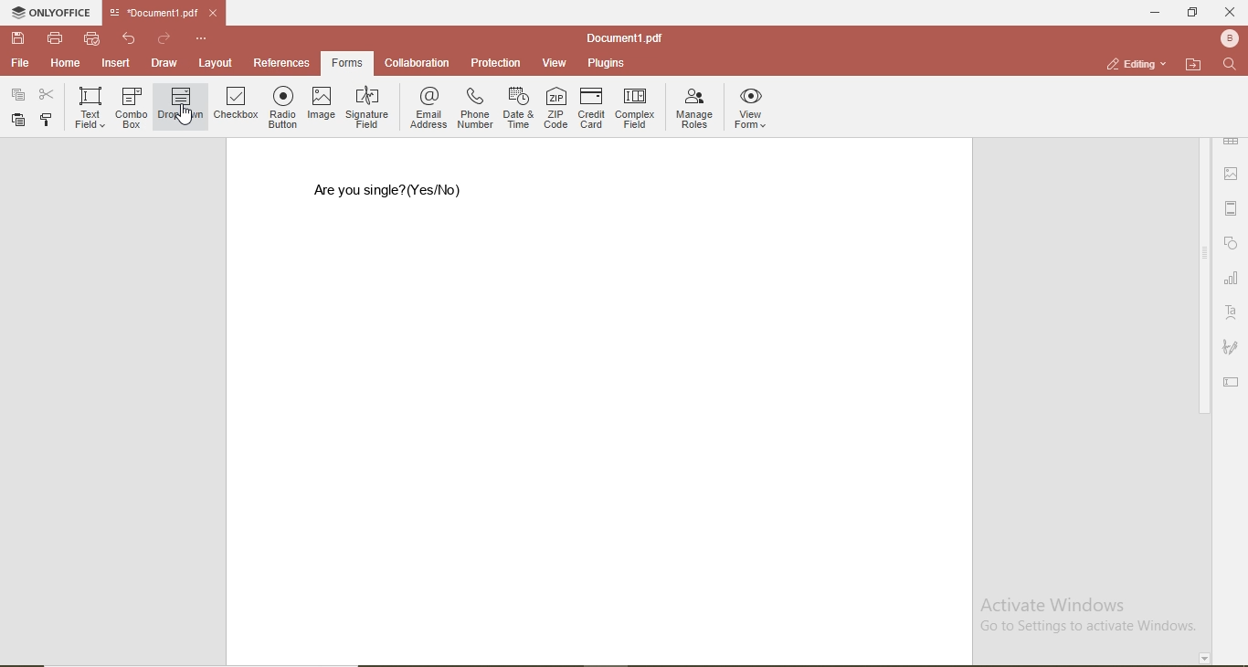 The width and height of the screenshot is (1248, 667). I want to click on protection, so click(497, 62).